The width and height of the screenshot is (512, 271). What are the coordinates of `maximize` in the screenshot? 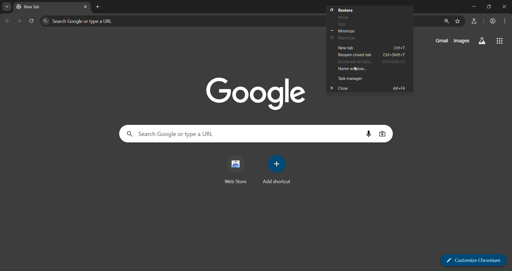 It's located at (346, 38).